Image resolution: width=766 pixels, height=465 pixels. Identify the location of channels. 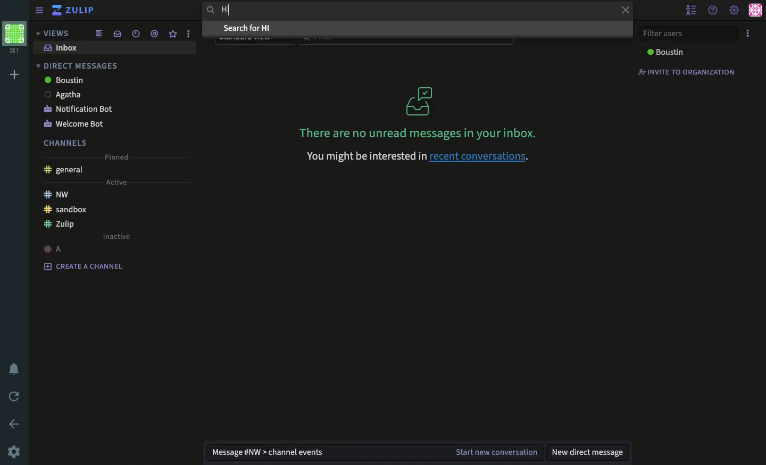
(66, 143).